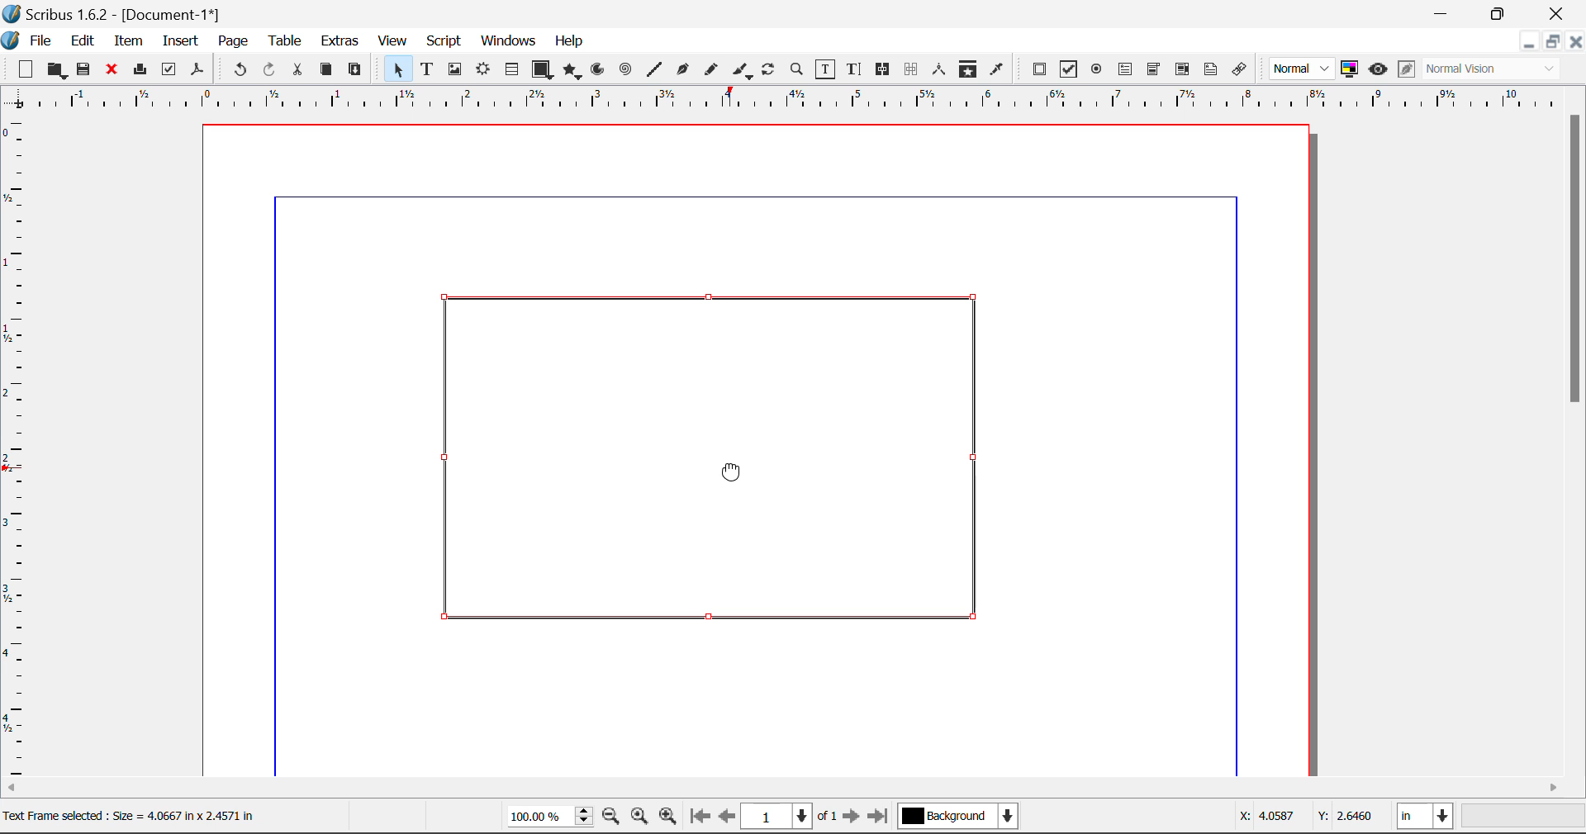 The width and height of the screenshot is (1586, 834). I want to click on Select, so click(395, 69).